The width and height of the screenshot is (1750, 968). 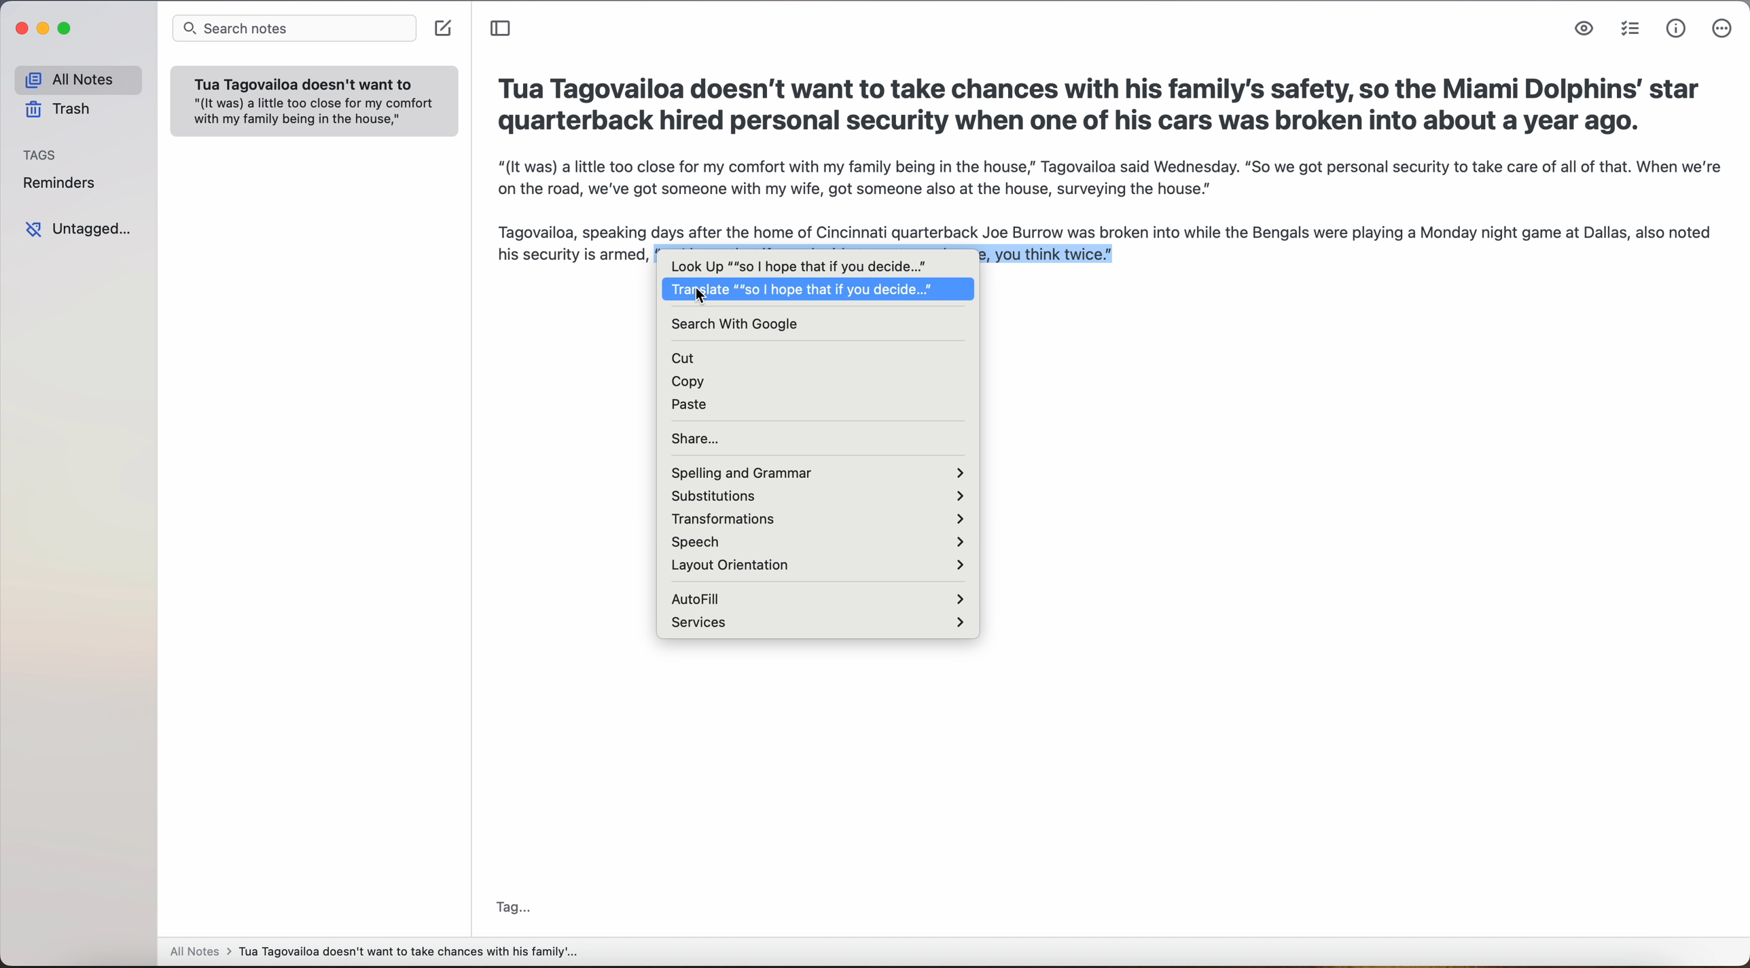 I want to click on paste, so click(x=687, y=405).